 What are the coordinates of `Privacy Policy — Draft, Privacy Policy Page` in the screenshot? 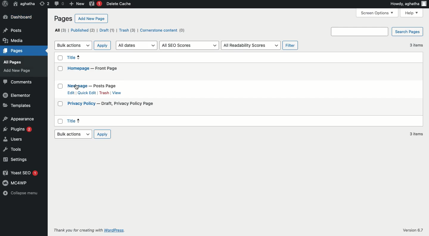 It's located at (111, 103).